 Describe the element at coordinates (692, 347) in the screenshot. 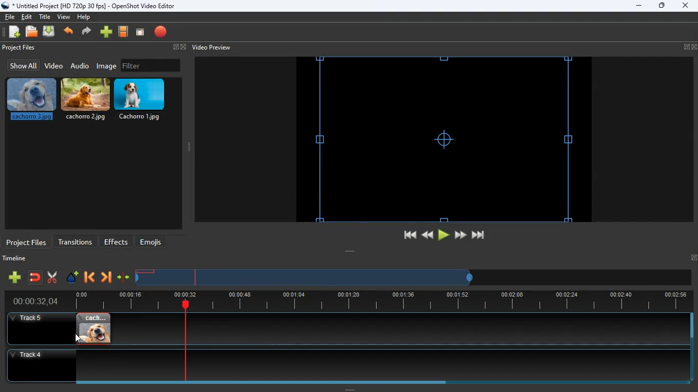

I see `Vertical slide bar` at that location.